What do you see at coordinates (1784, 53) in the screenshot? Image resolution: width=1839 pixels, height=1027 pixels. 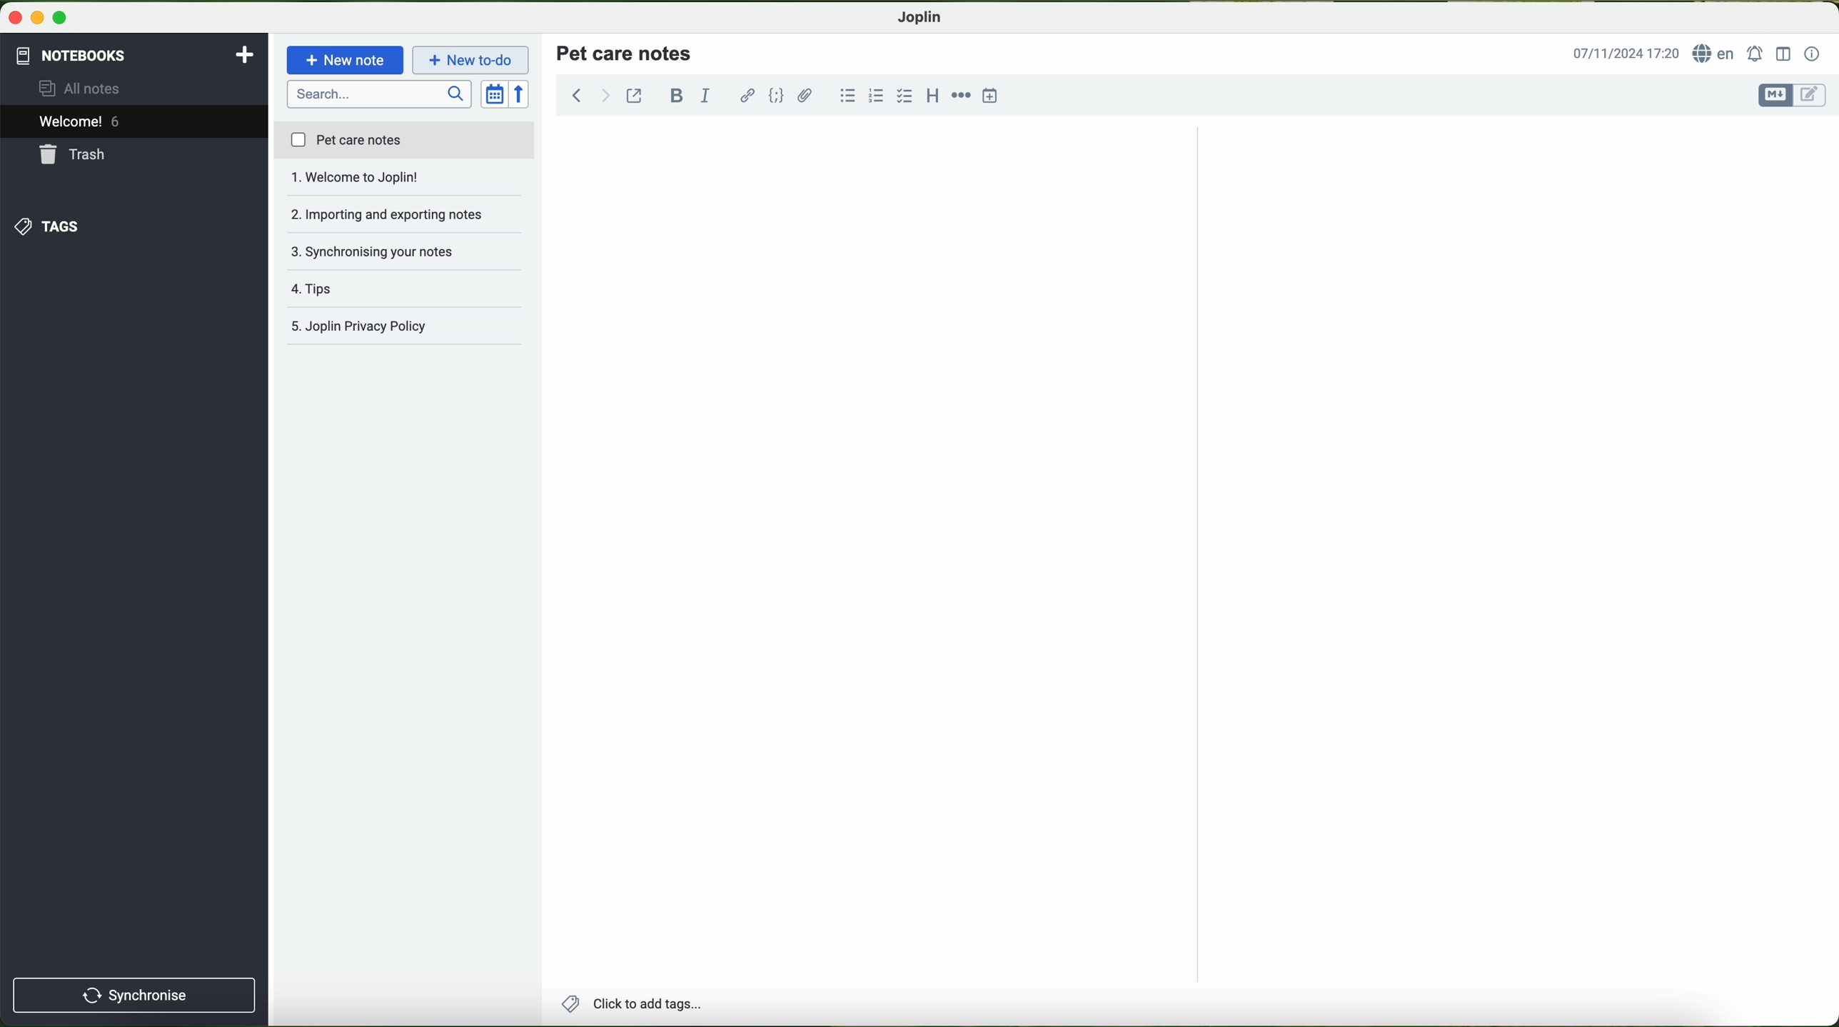 I see `toggle editor layout` at bounding box center [1784, 53].